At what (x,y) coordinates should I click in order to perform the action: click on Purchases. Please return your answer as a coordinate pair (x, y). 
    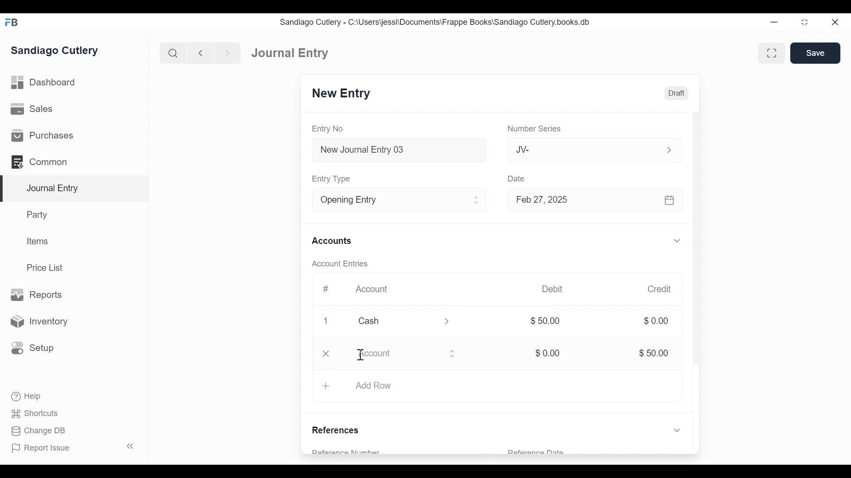
    Looking at the image, I should click on (44, 135).